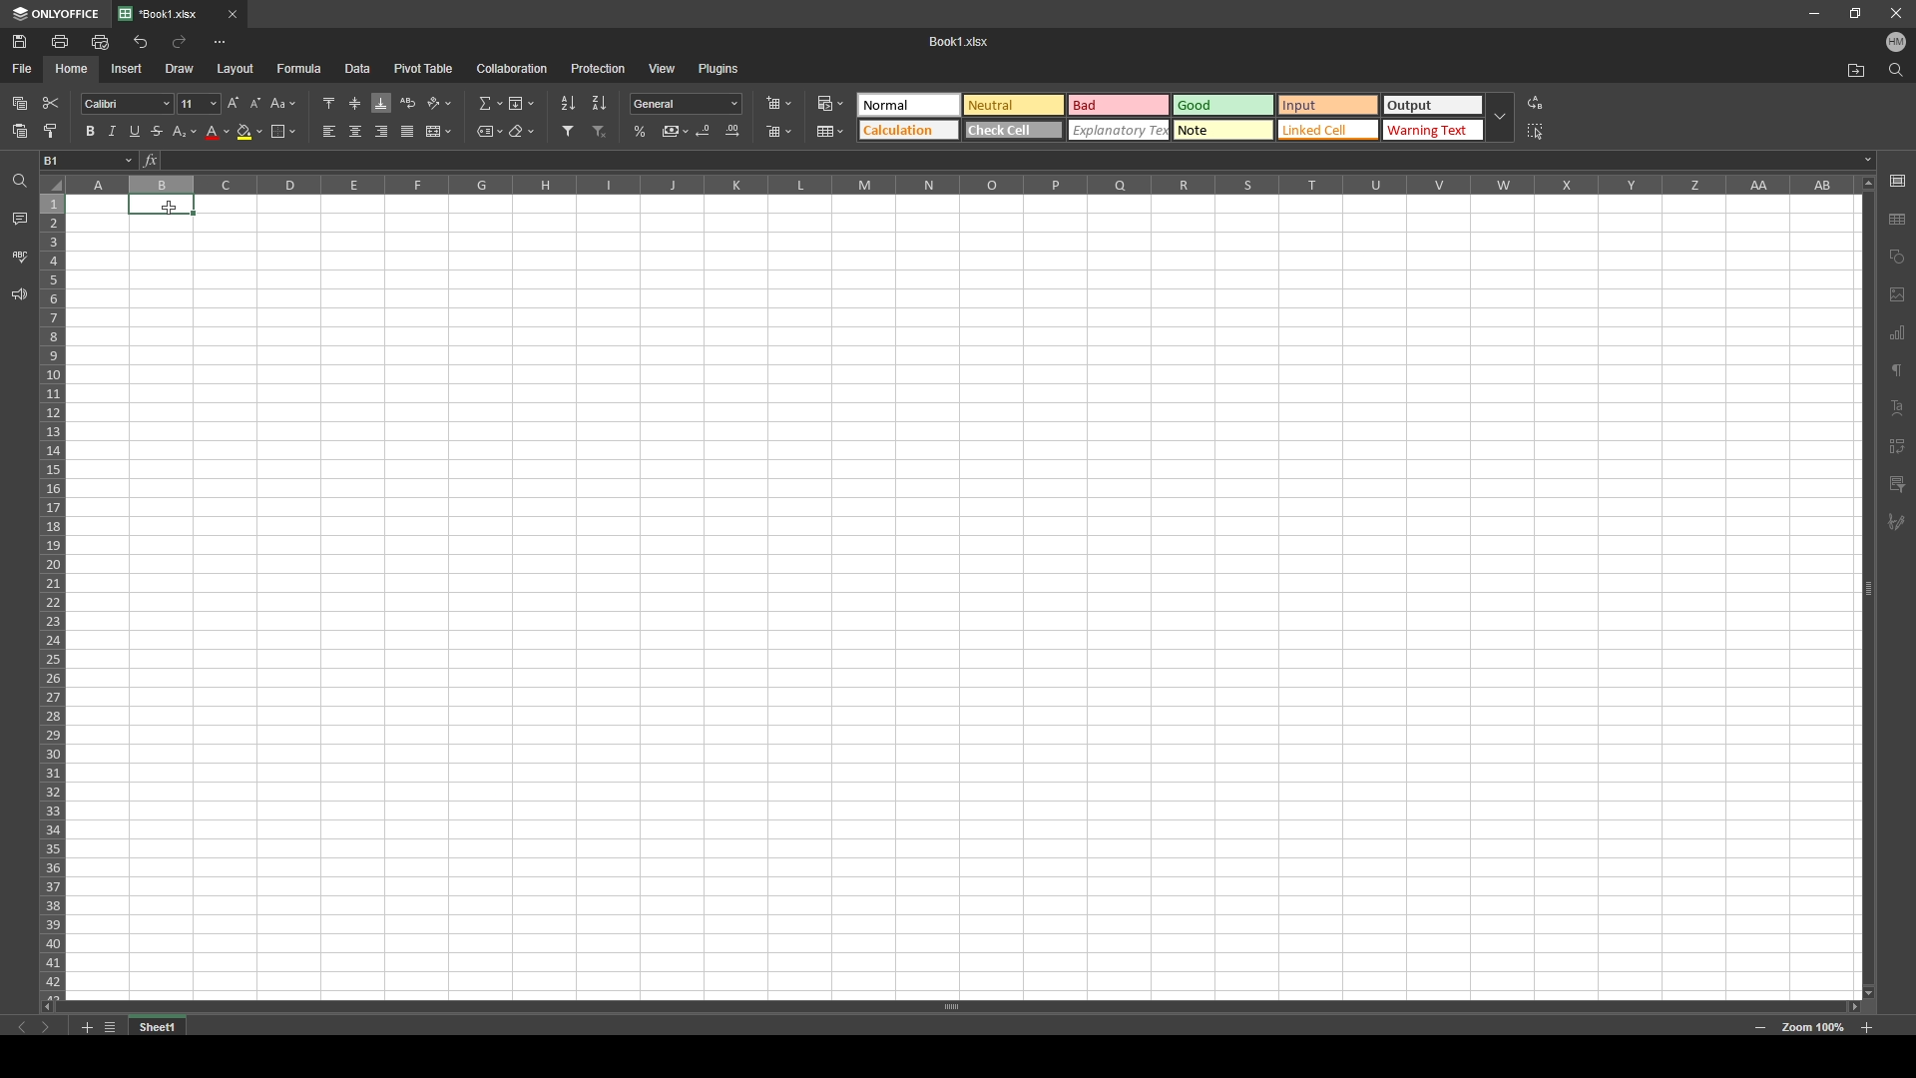 The width and height of the screenshot is (1916, 1078). What do you see at coordinates (641, 132) in the screenshot?
I see `percentage style` at bounding box center [641, 132].